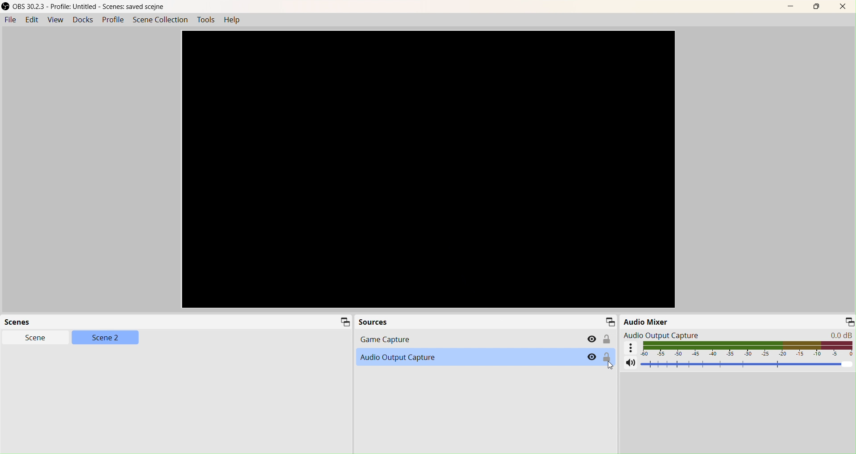 This screenshot has width=856, height=454. What do you see at coordinates (177, 322) in the screenshot?
I see `Scenes` at bounding box center [177, 322].